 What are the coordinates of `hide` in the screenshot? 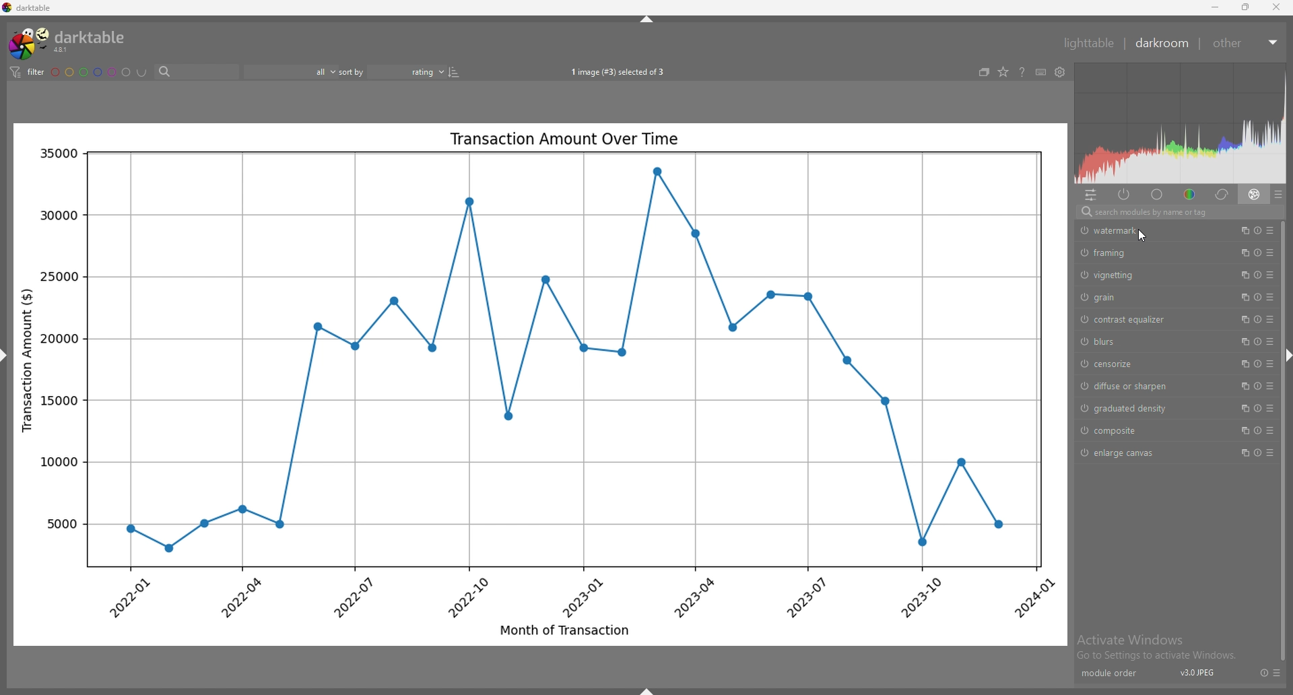 It's located at (648, 19).